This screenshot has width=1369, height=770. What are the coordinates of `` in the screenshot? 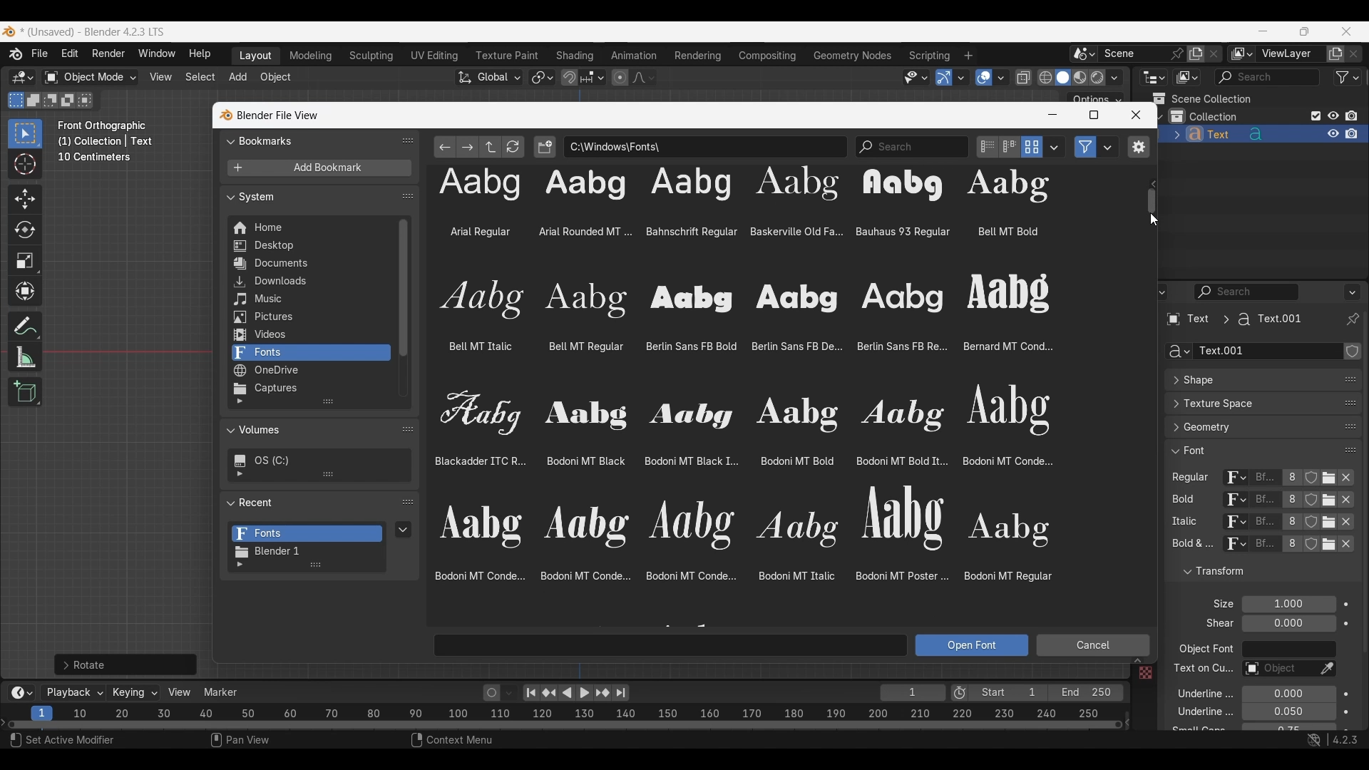 It's located at (1266, 523).